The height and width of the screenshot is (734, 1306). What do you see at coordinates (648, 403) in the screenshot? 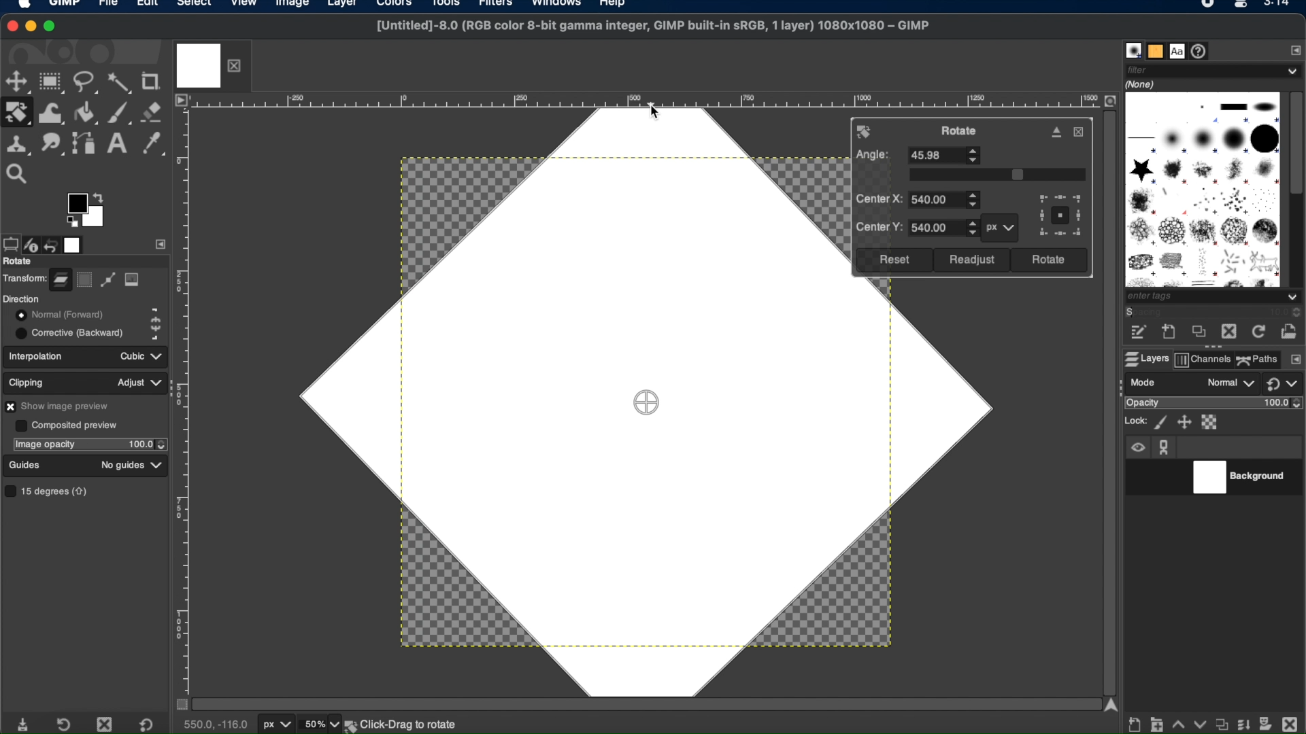
I see `drag center` at bounding box center [648, 403].